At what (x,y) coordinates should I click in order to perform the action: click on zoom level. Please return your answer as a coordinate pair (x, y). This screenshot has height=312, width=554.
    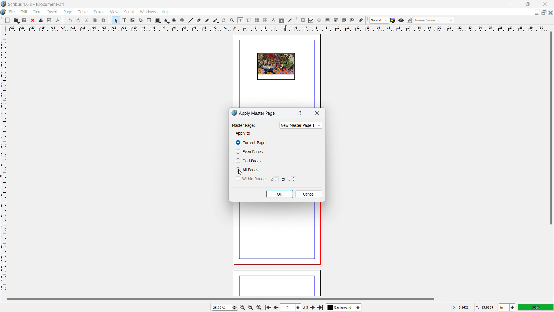
    Looking at the image, I should click on (224, 307).